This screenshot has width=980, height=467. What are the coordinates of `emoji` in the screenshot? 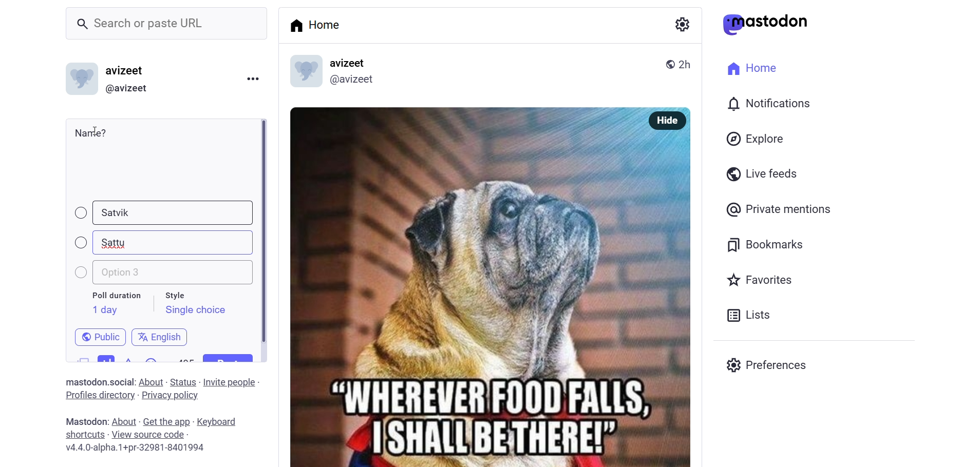 It's located at (152, 361).